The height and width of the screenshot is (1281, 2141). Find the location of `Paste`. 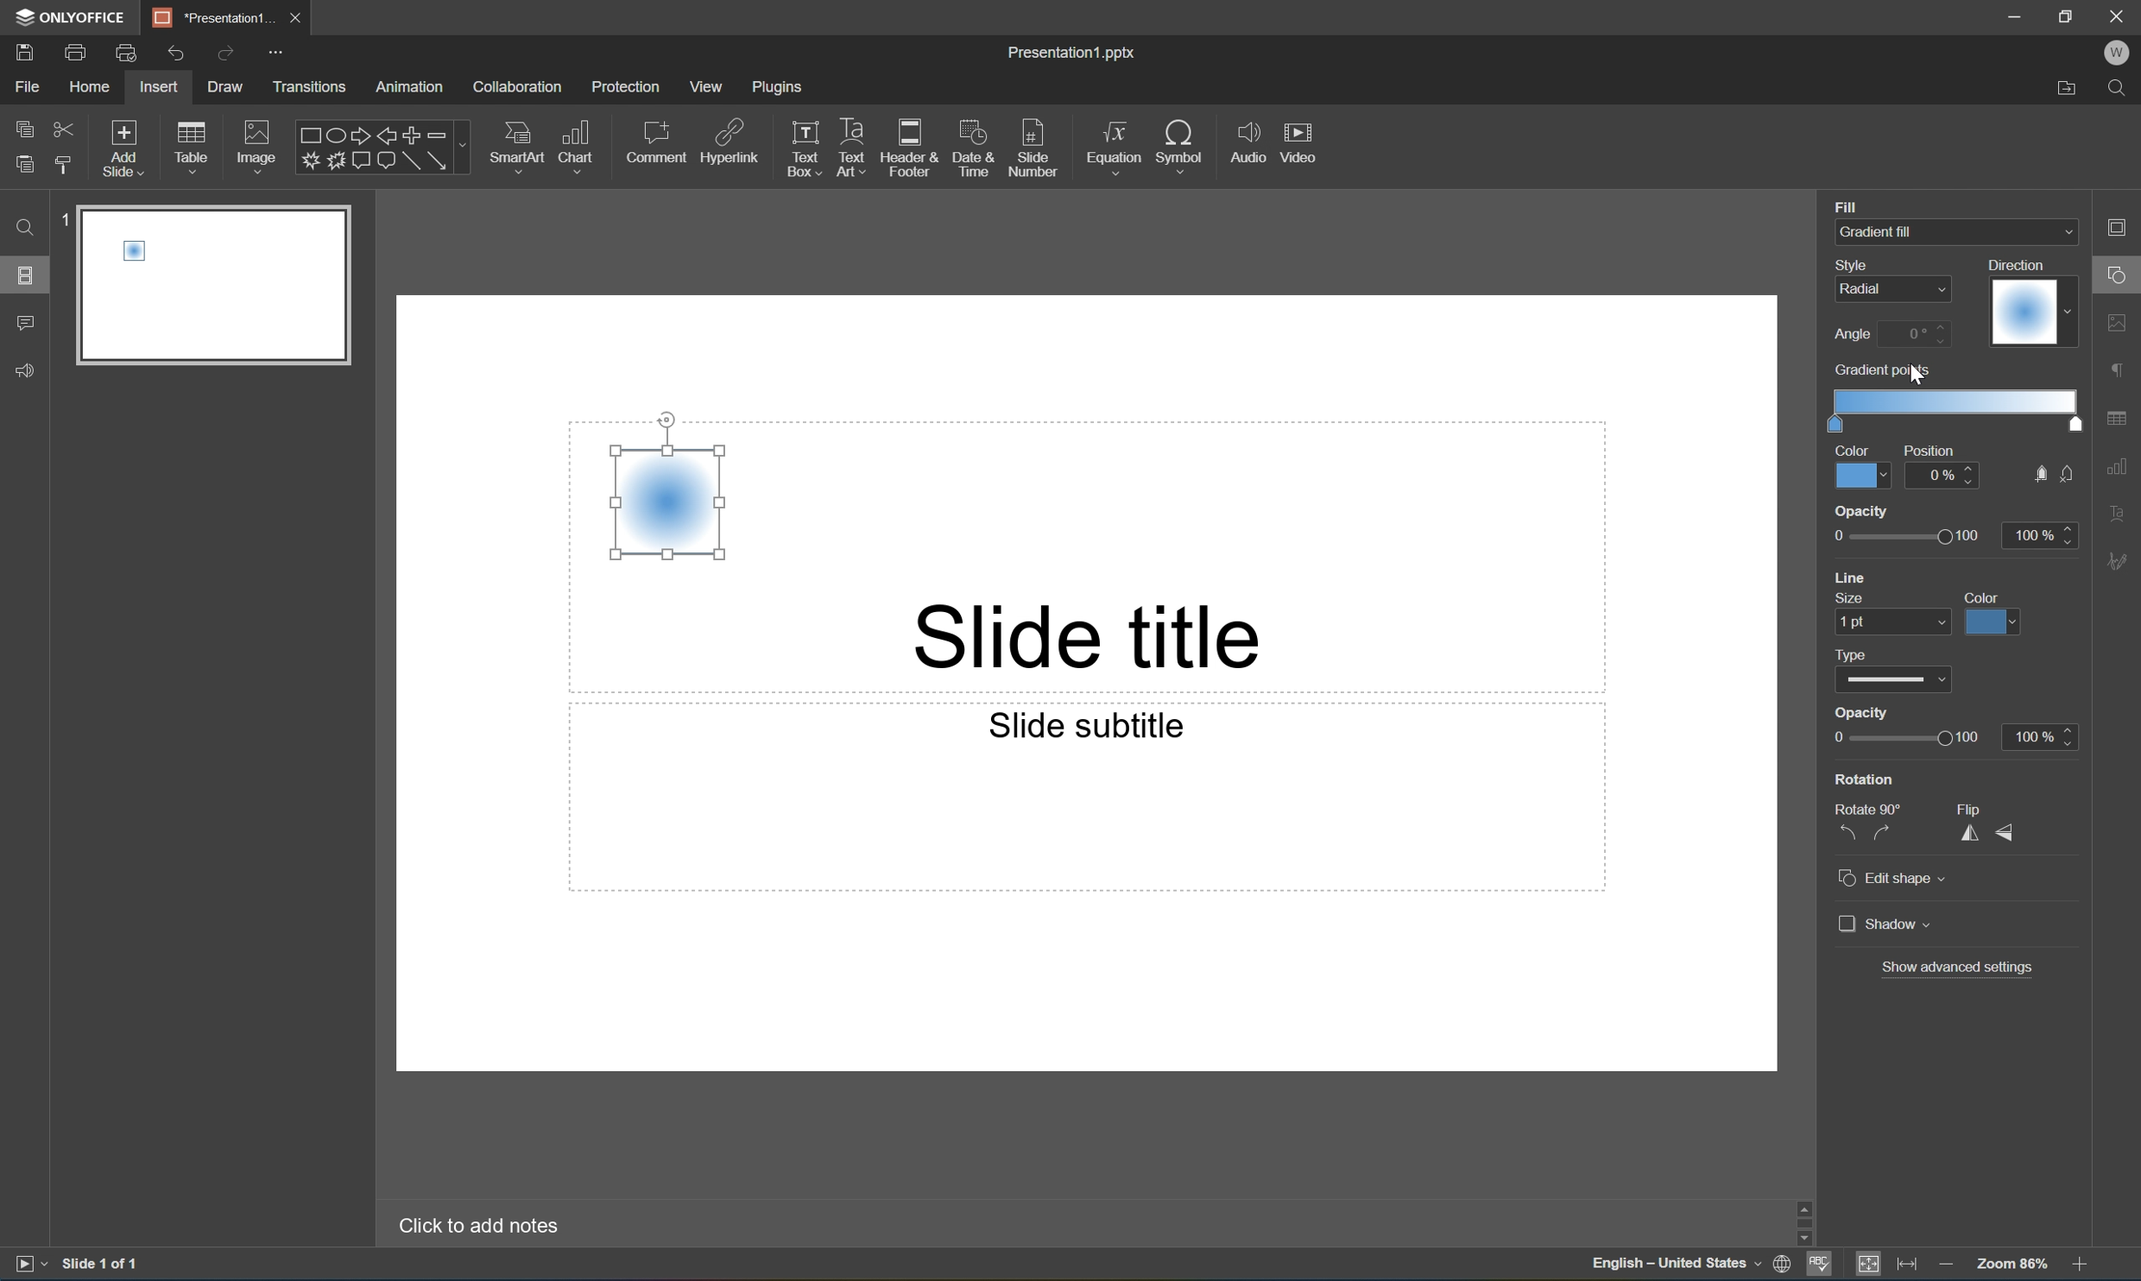

Paste is located at coordinates (24, 165).